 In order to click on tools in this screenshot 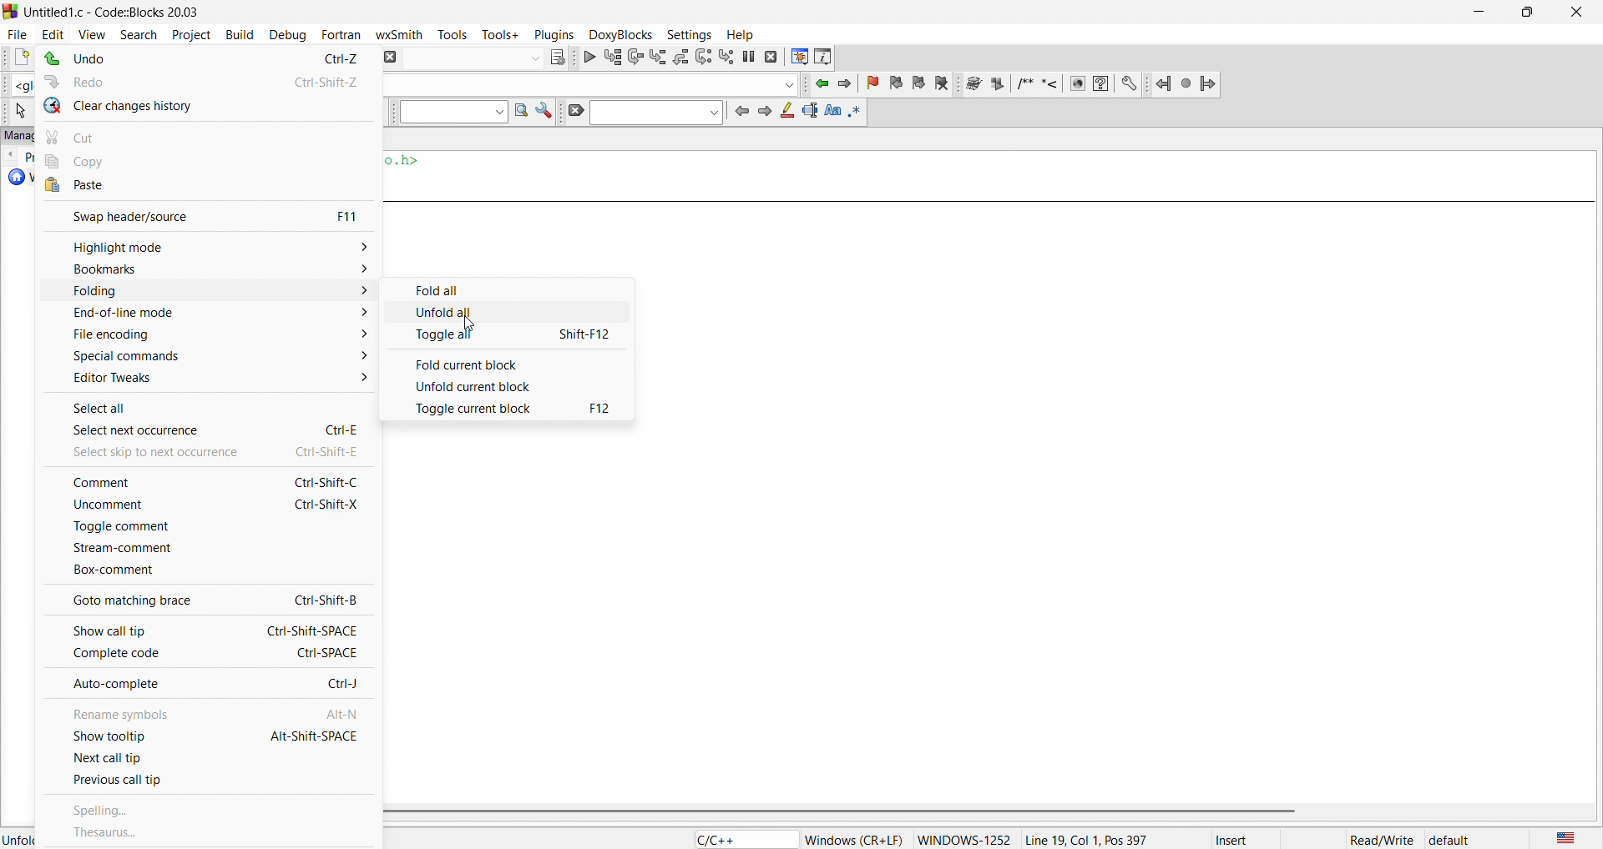, I will do `click(456, 34)`.